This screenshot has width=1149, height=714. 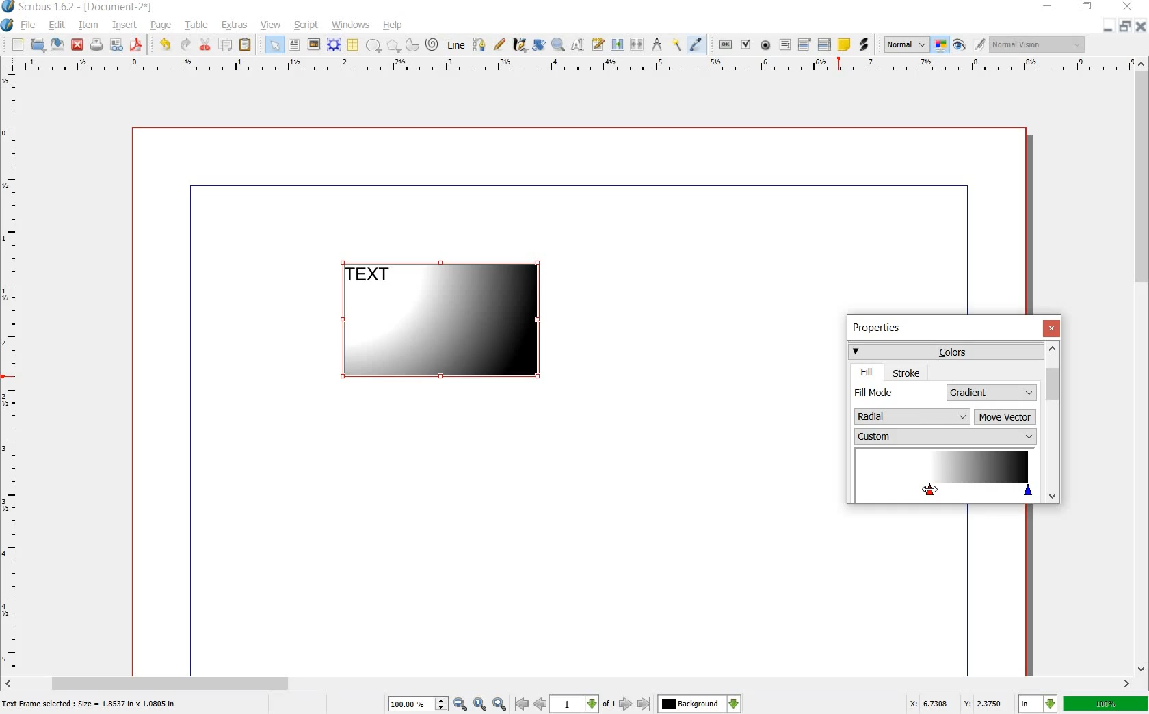 What do you see at coordinates (185, 45) in the screenshot?
I see `redo` at bounding box center [185, 45].